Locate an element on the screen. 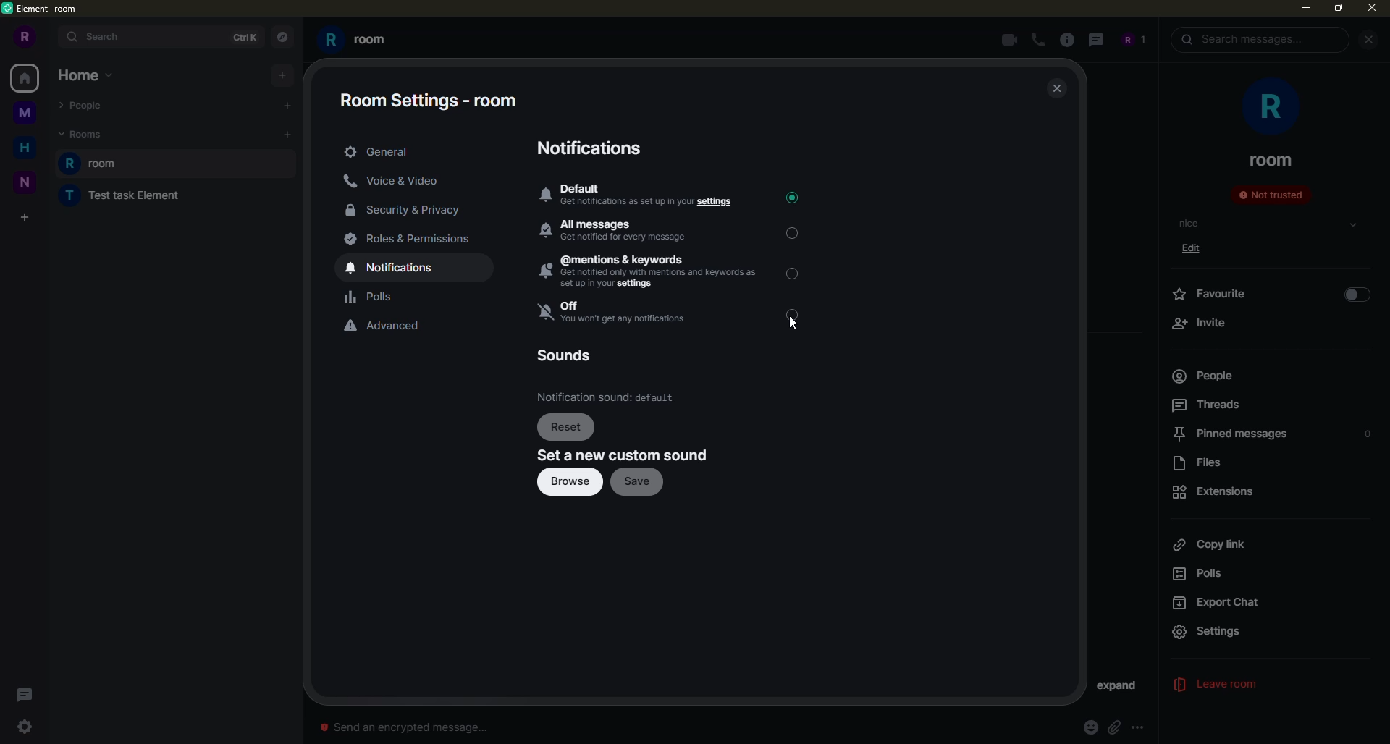 The image size is (1390, 744). room R is located at coordinates (179, 164).